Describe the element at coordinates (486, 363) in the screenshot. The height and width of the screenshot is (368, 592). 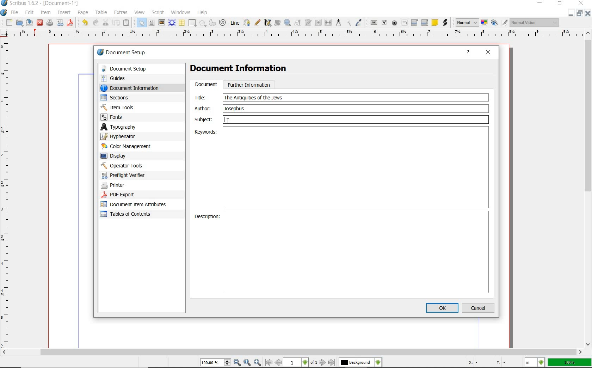
I see `coordinates` at that location.